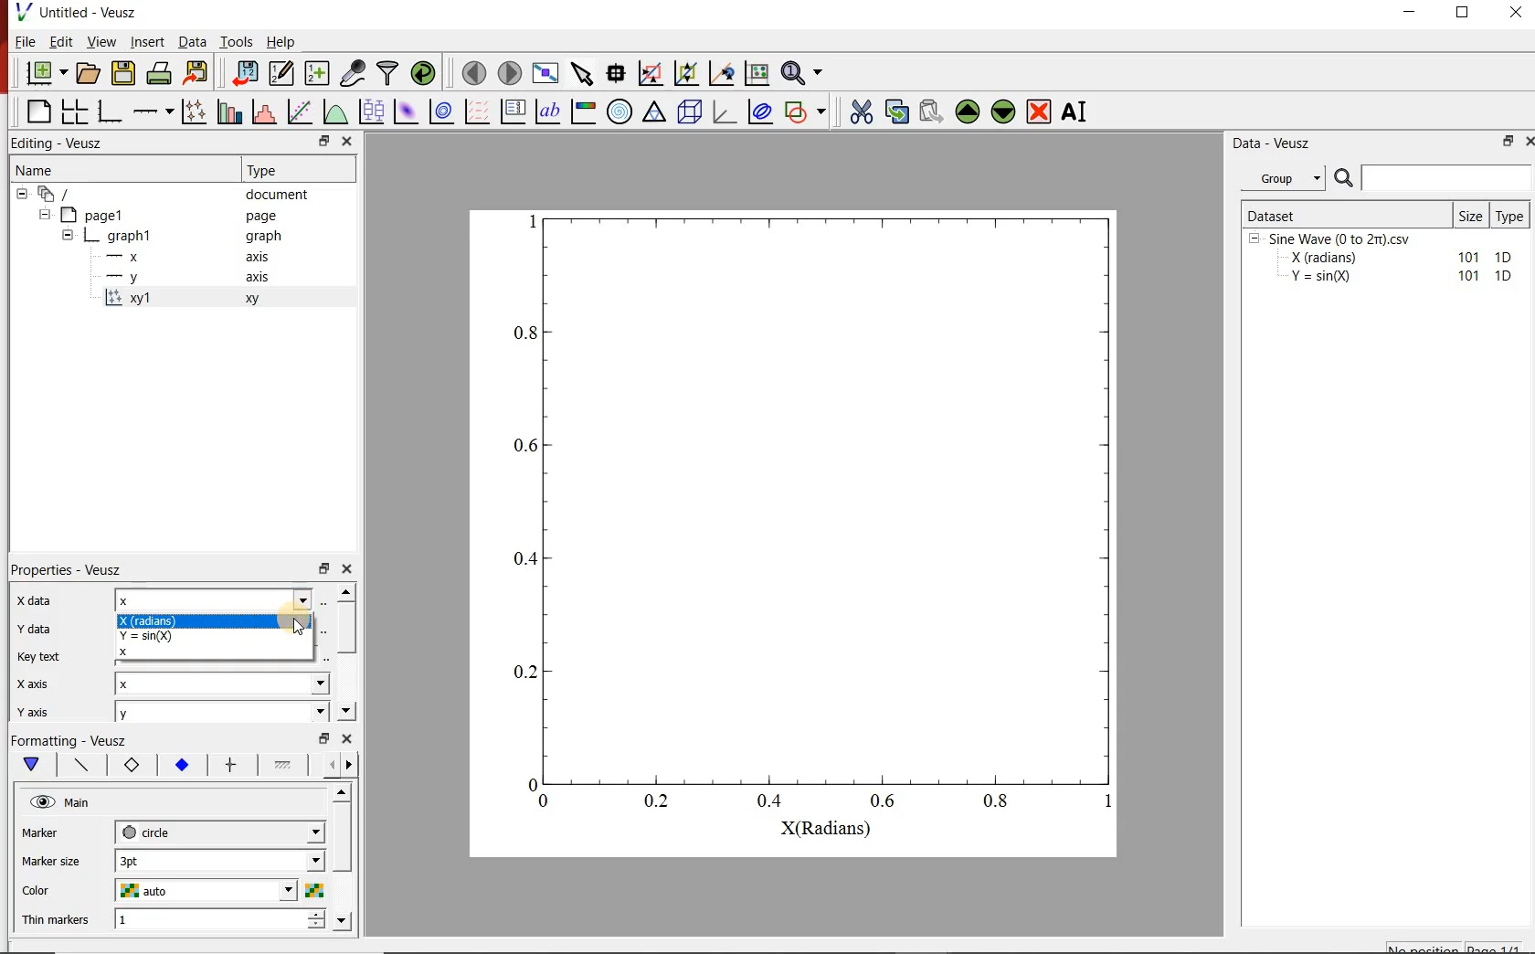 The width and height of the screenshot is (1535, 954). Describe the element at coordinates (583, 111) in the screenshot. I see `image color bar` at that location.